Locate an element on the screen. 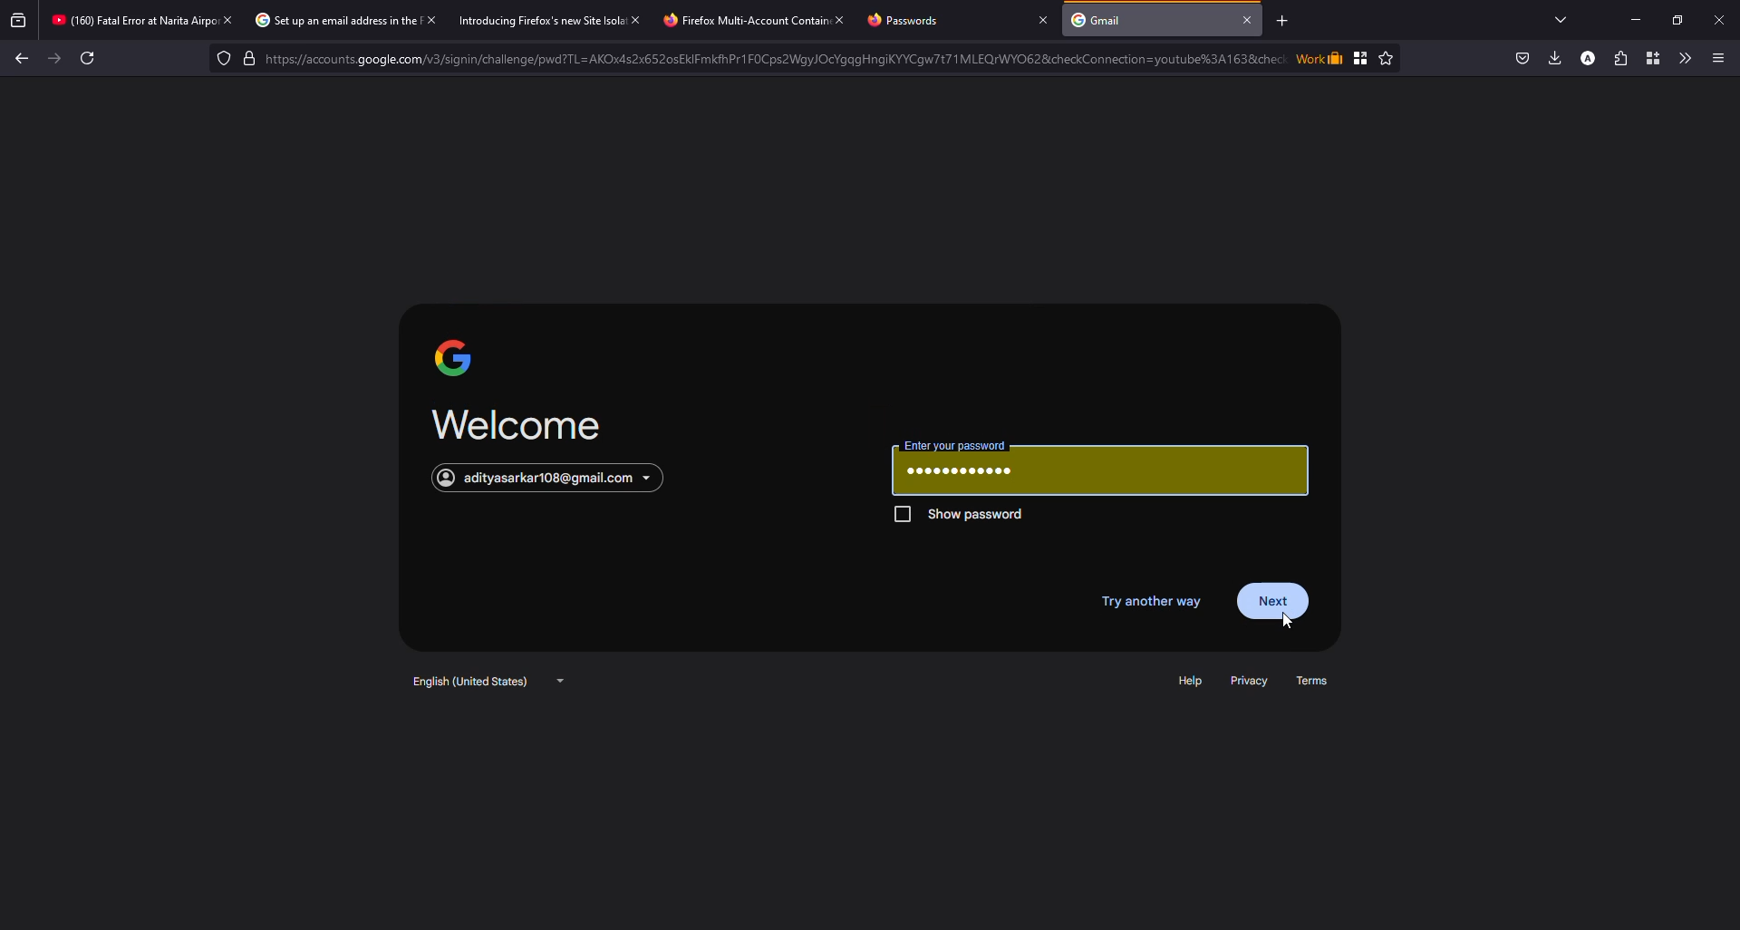 The width and height of the screenshot is (1740, 930). google is located at coordinates (454, 348).